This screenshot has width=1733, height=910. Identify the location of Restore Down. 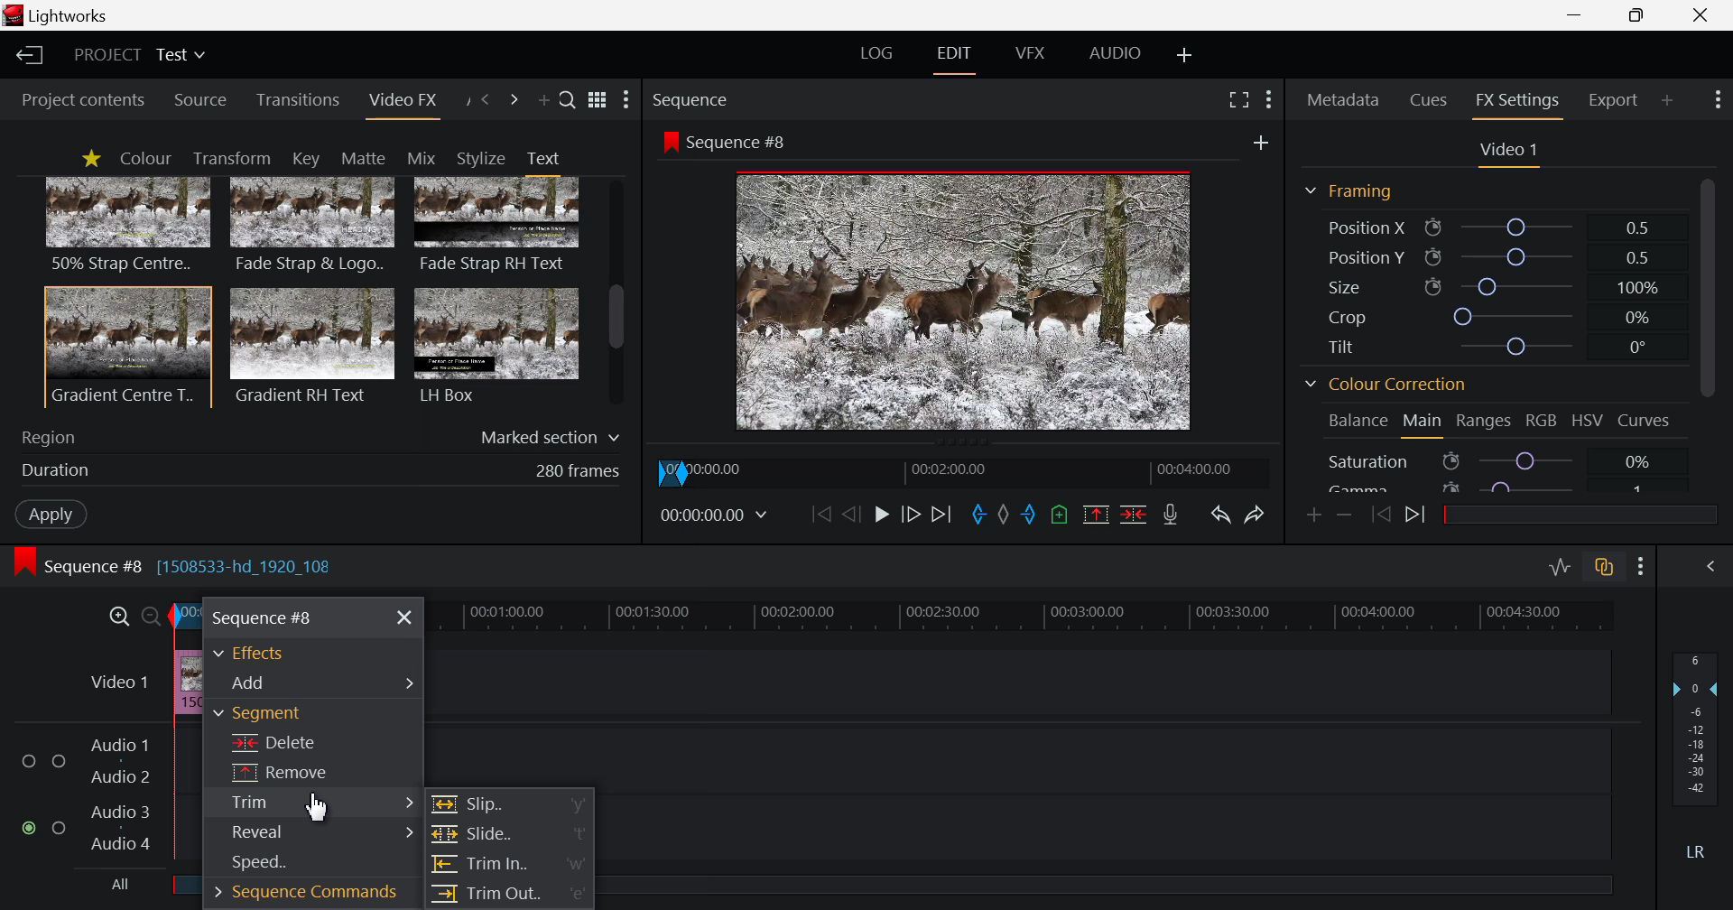
(1578, 15).